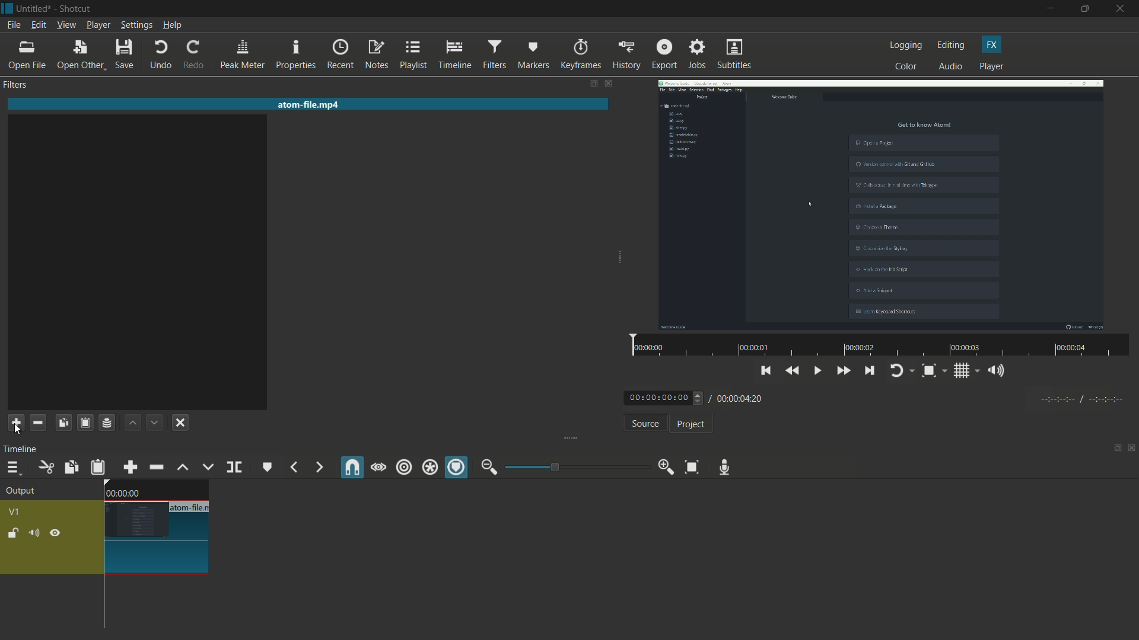  What do you see at coordinates (665, 397) in the screenshot?
I see `00:00:00:00 (current time)` at bounding box center [665, 397].